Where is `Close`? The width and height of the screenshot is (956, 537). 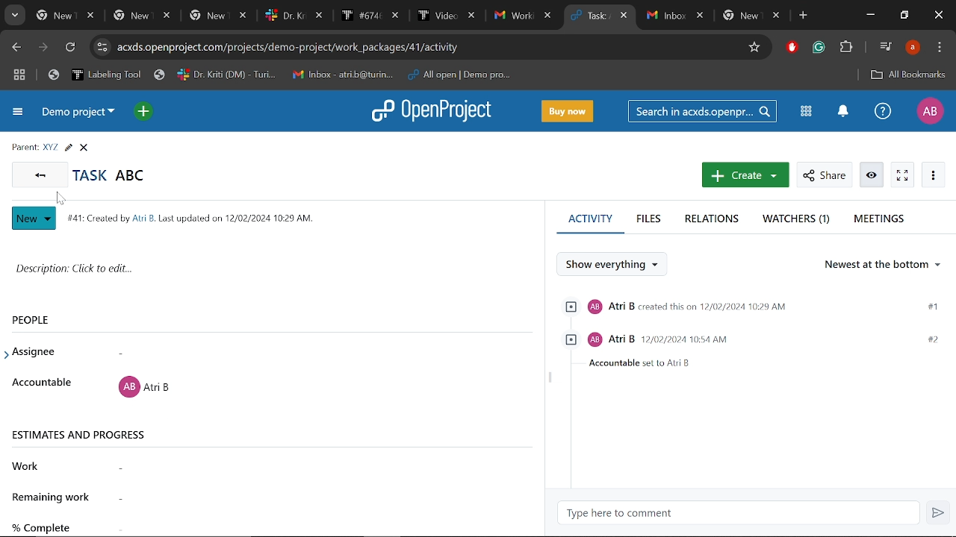
Close is located at coordinates (938, 15).